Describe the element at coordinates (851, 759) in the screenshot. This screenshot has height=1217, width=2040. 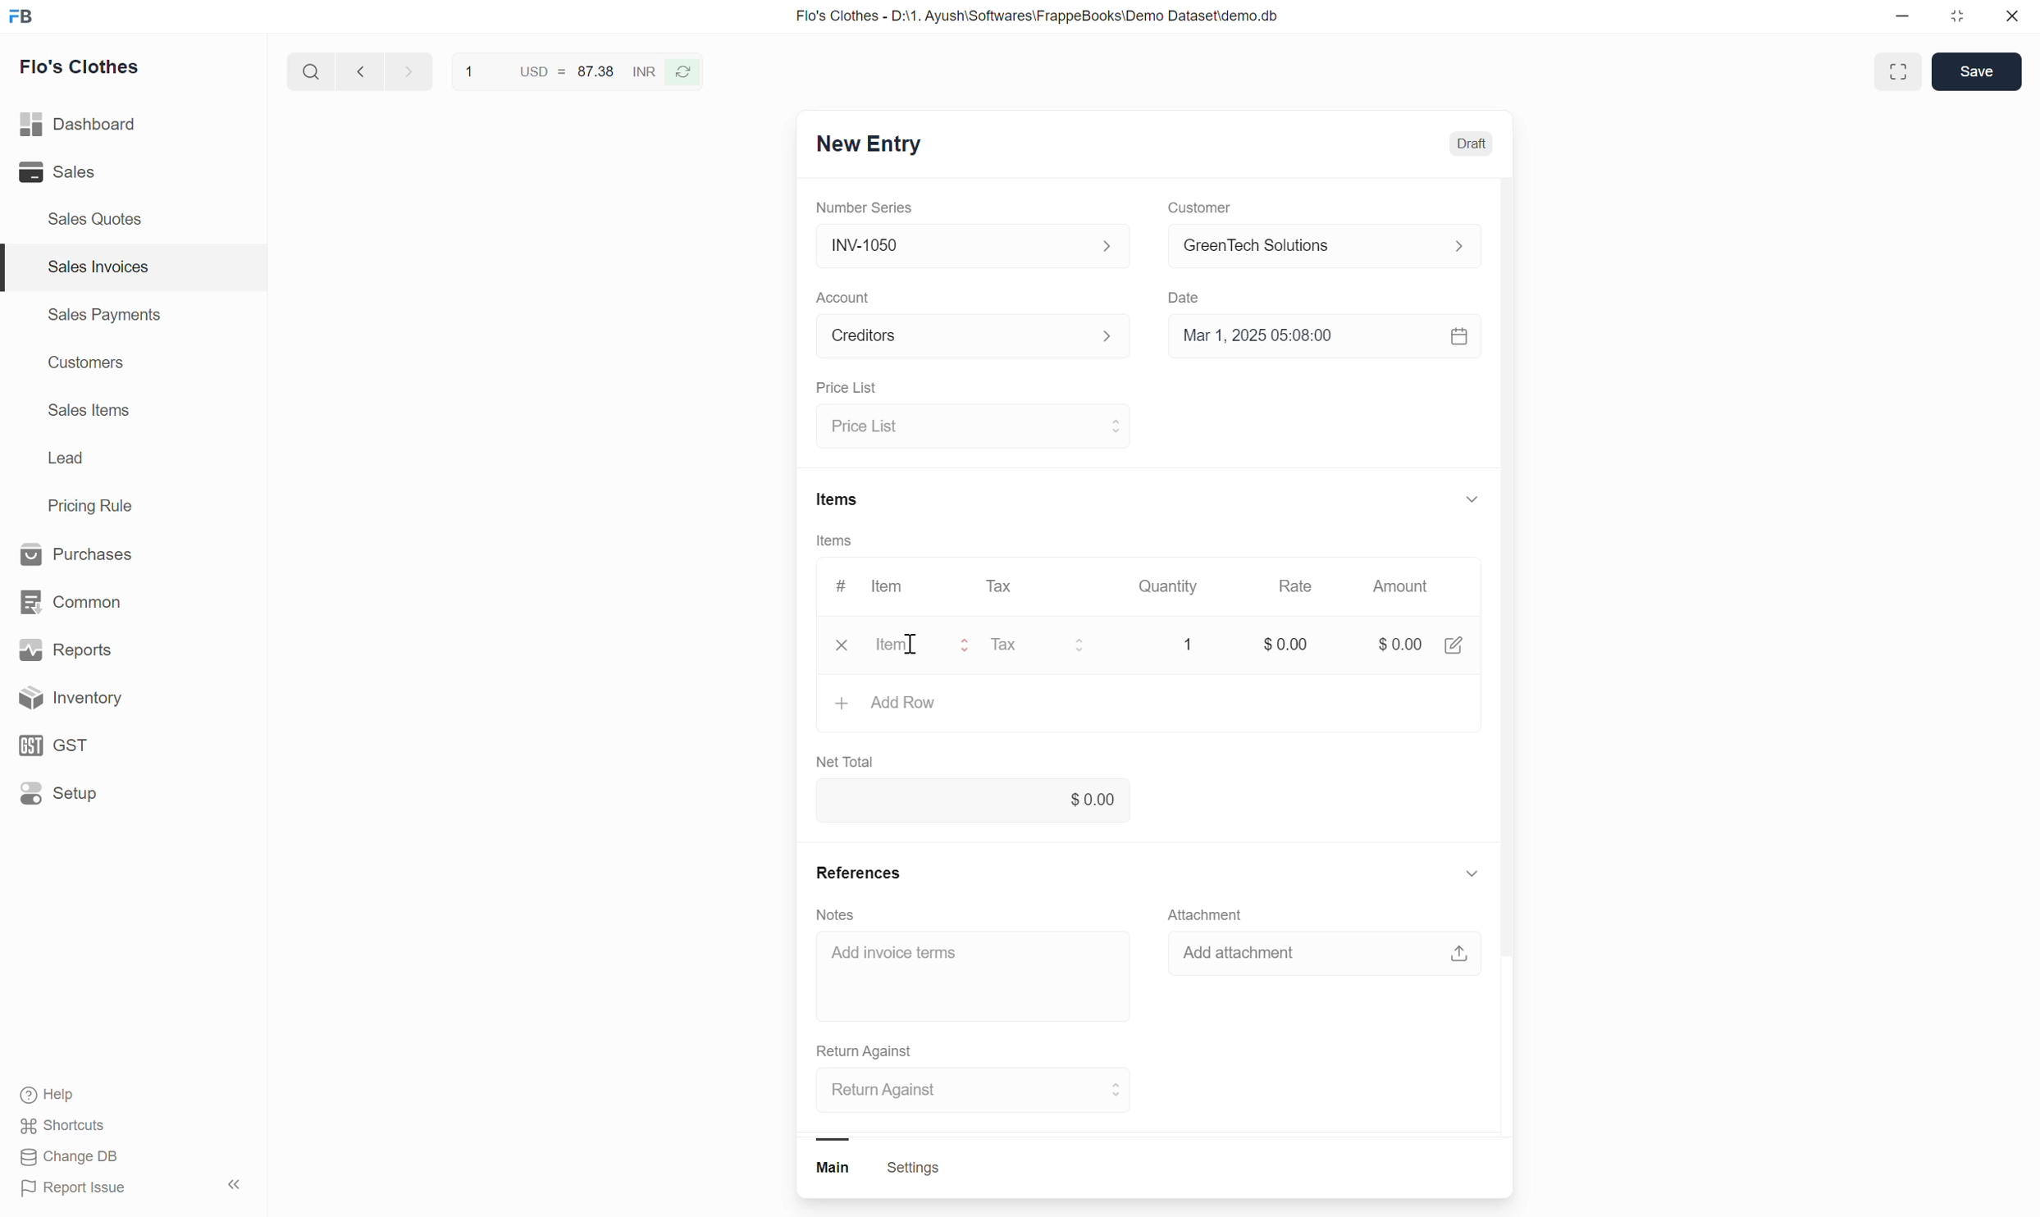
I see `Net Total` at that location.